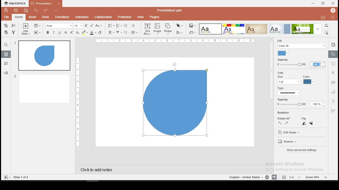 The image size is (339, 190). Describe the element at coordinates (313, 177) in the screenshot. I see `zoom level` at that location.